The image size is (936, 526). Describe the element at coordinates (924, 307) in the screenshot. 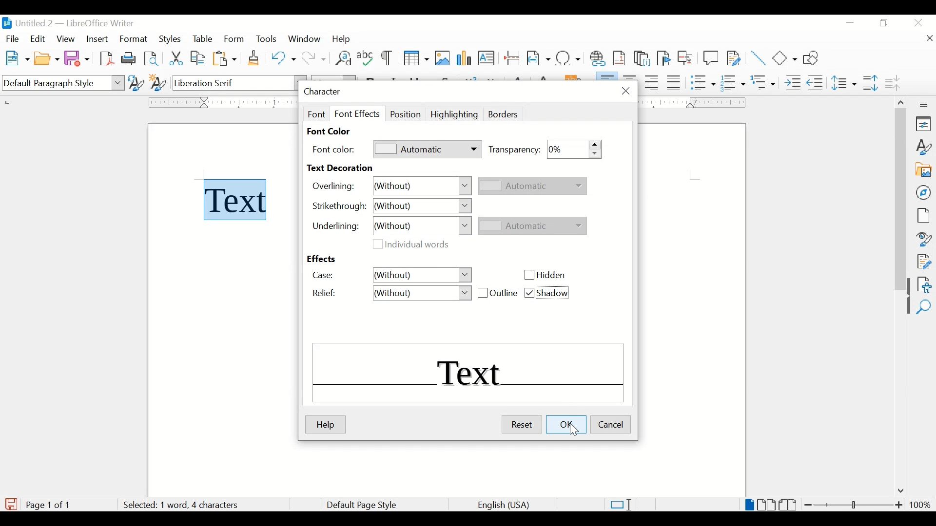

I see `find` at that location.